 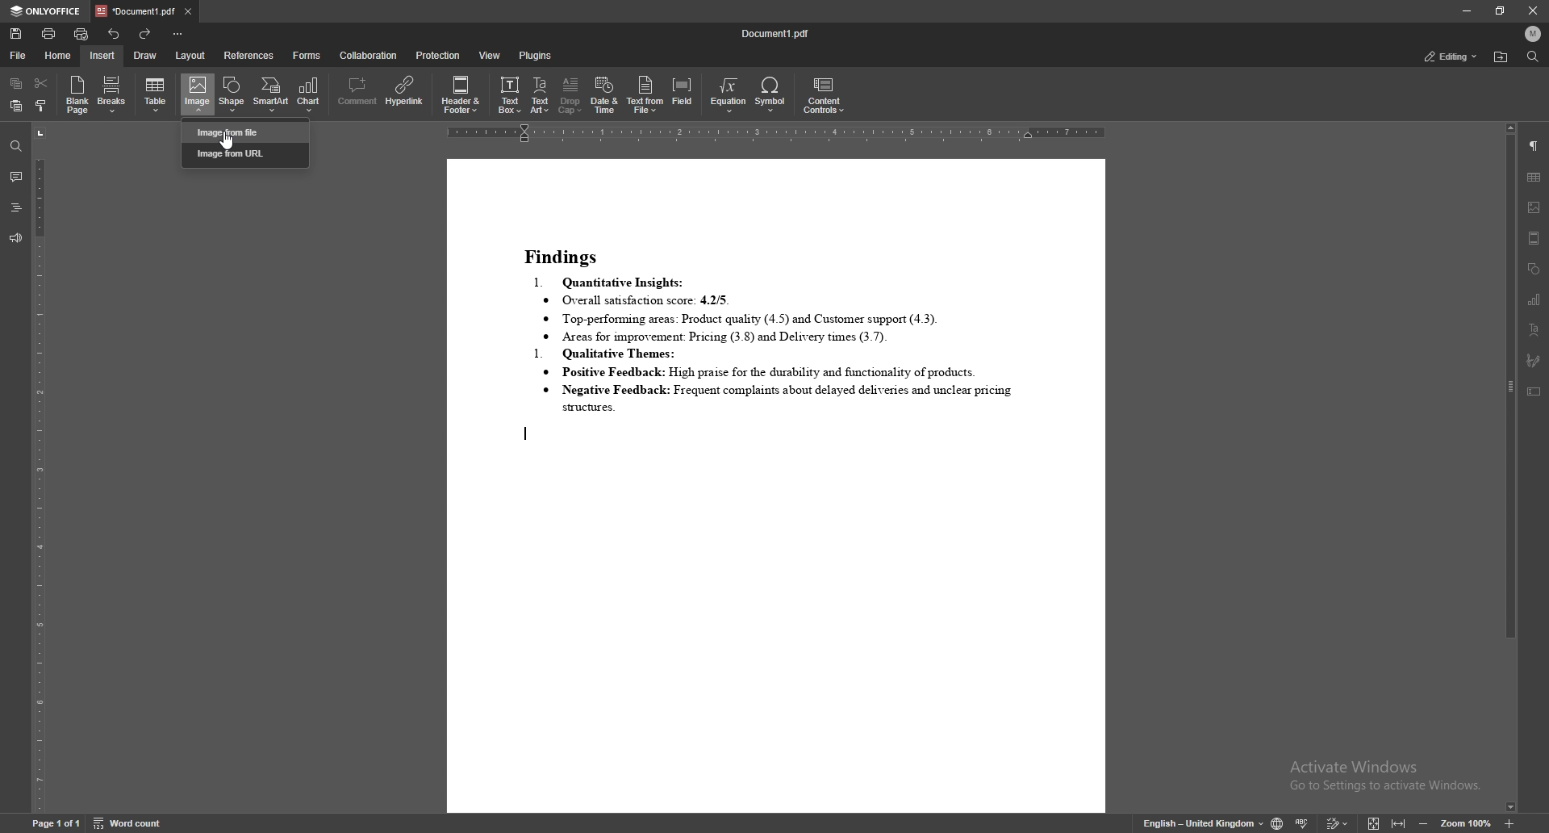 I want to click on close tab, so click(x=188, y=12).